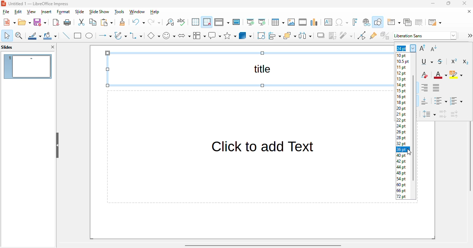 This screenshot has height=248, width=473. What do you see at coordinates (68, 22) in the screenshot?
I see `print` at bounding box center [68, 22].